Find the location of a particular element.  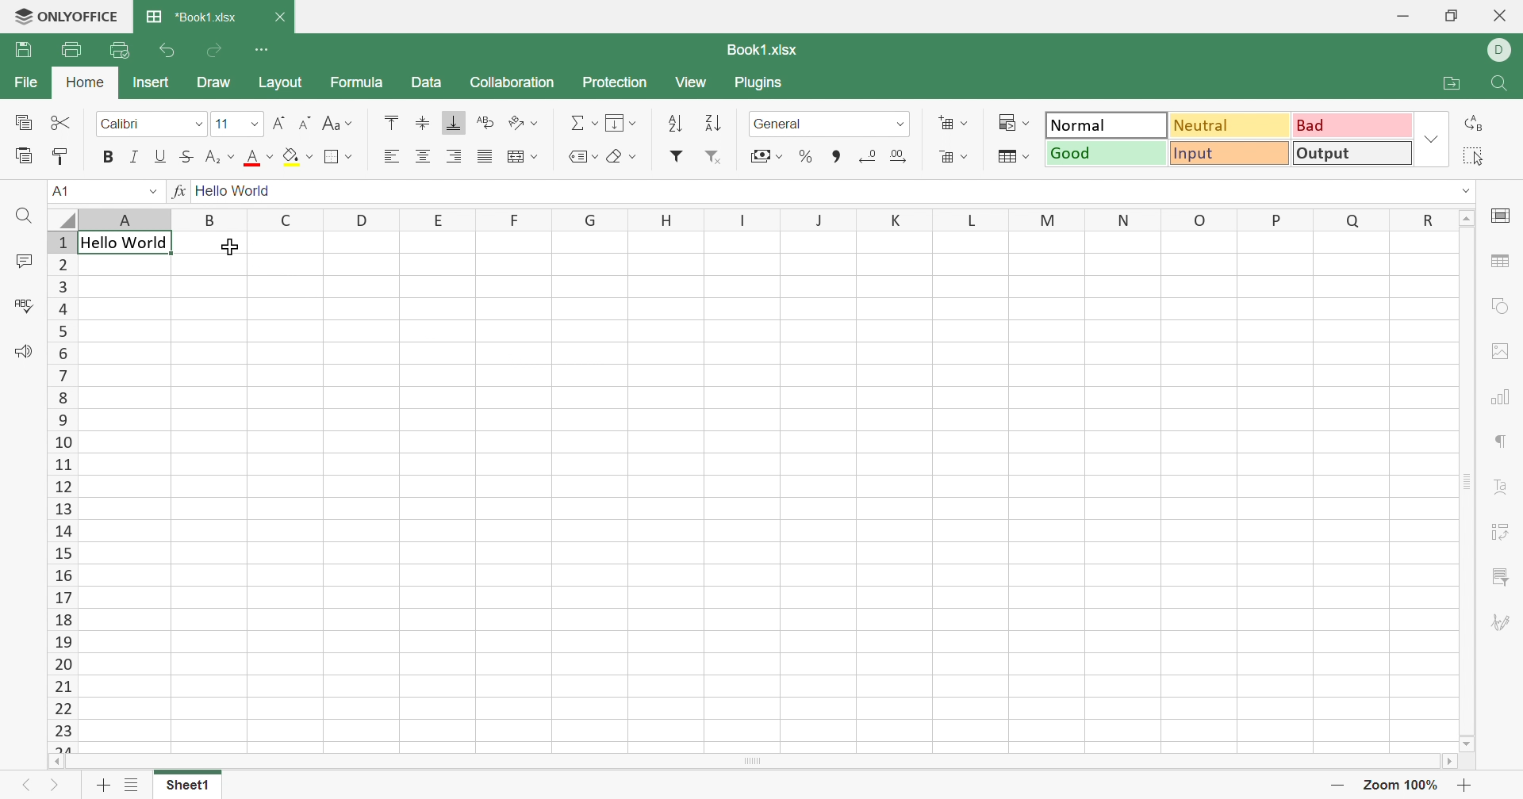

Close is located at coordinates (277, 17).